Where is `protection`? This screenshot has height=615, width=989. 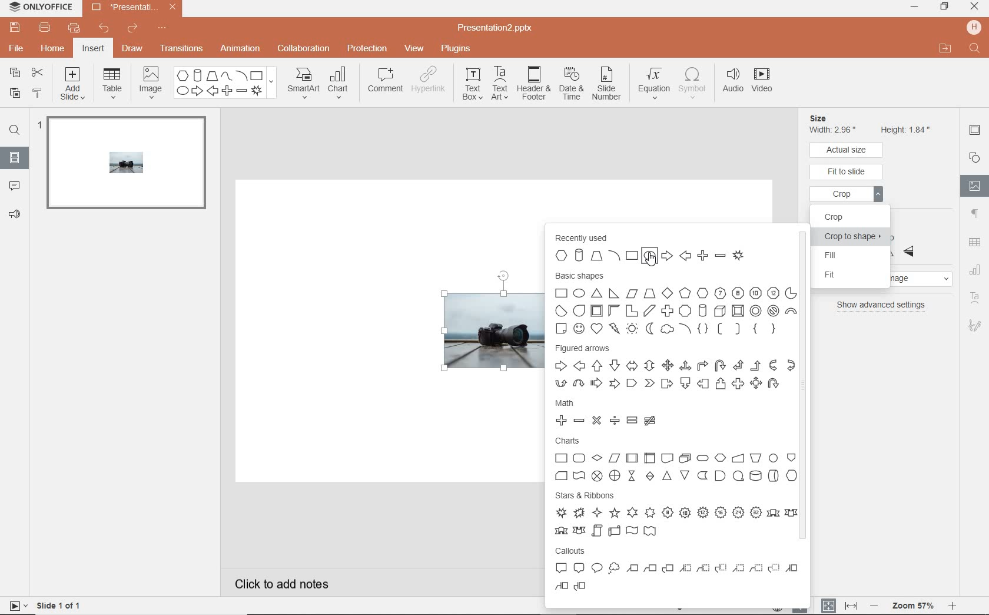 protection is located at coordinates (367, 49).